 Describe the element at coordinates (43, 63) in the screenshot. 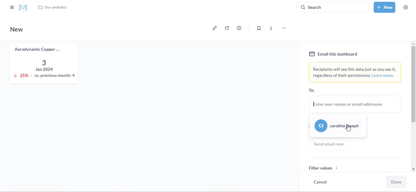

I see `aerodynamic copper knife trend` at that location.